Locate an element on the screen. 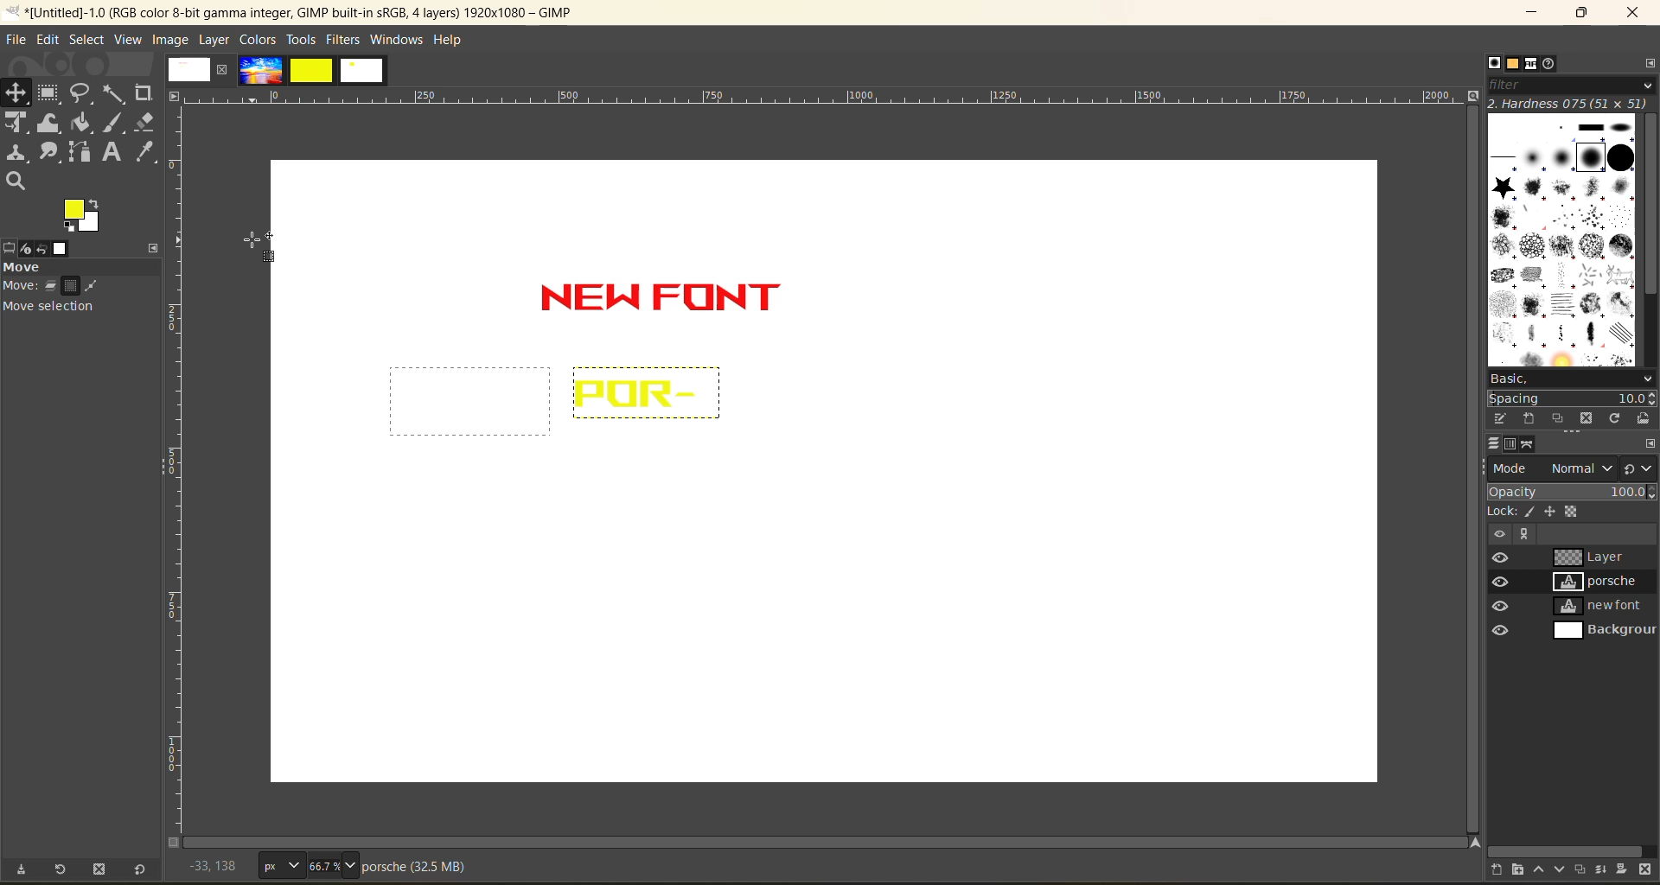 This screenshot has width=1660, height=885. close is located at coordinates (1633, 15).